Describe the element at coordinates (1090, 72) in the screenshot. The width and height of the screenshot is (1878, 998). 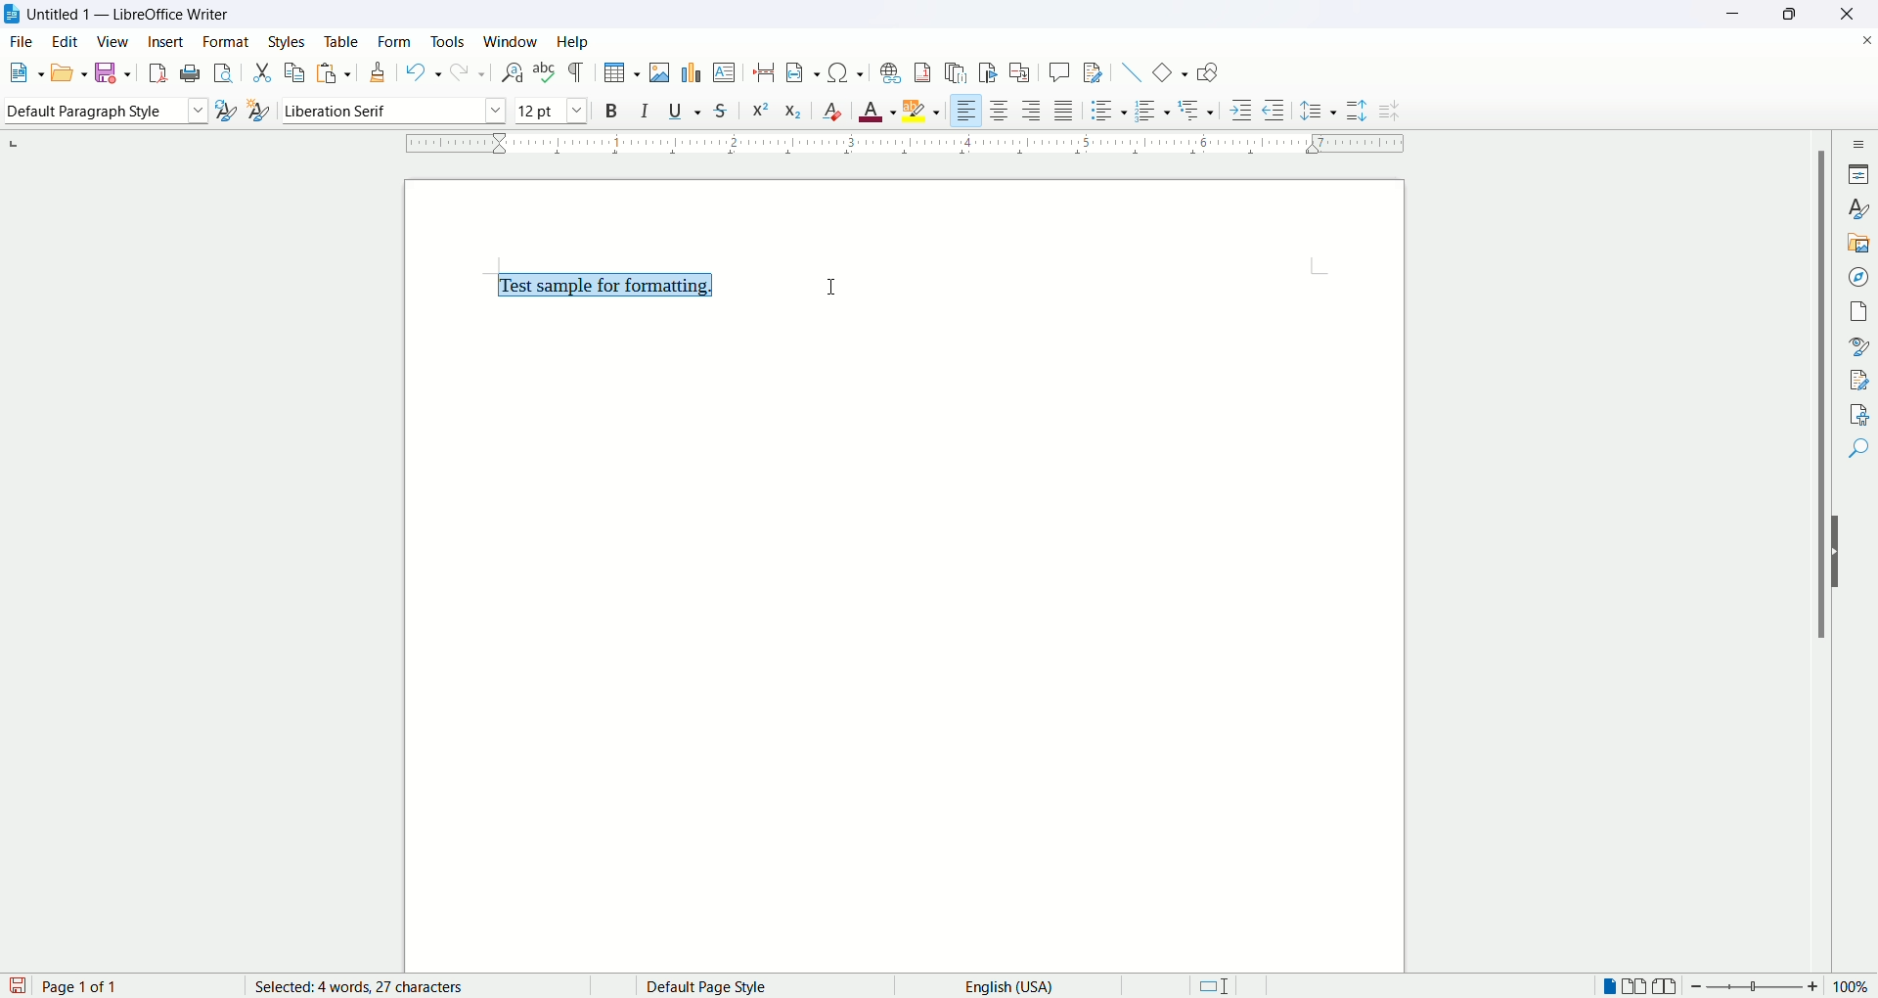
I see `track changes` at that location.